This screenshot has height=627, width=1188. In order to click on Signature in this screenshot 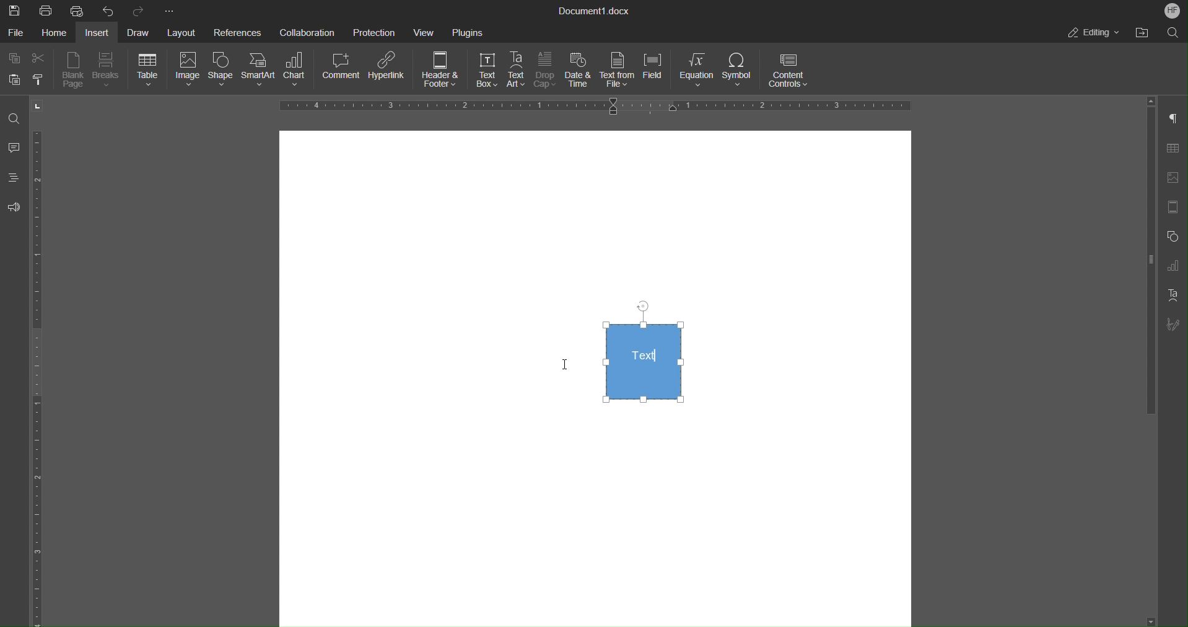, I will do `click(1177, 325)`.